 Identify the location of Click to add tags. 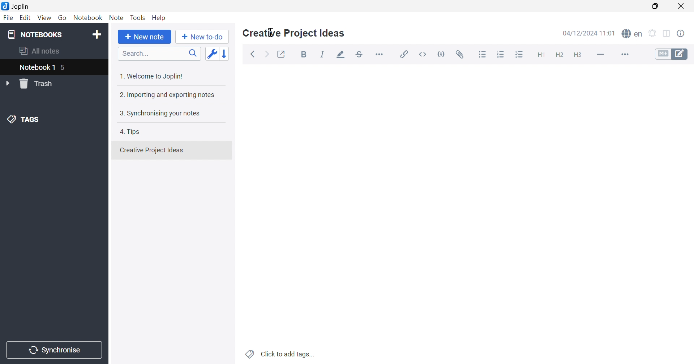
(279, 354).